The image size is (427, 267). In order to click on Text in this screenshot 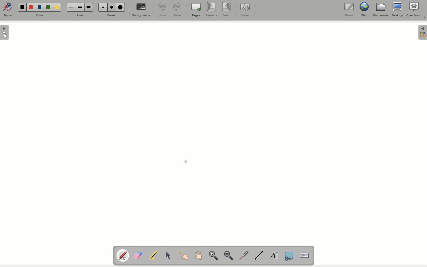, I will do `click(275, 255)`.